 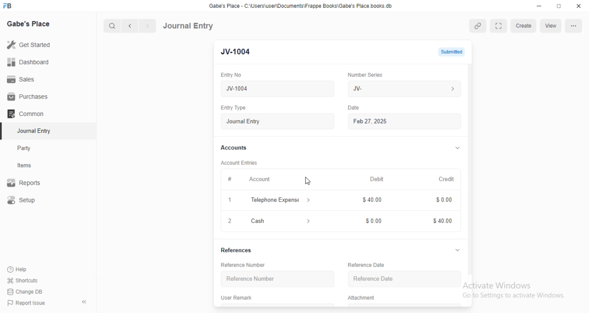 I want to click on Sales, so click(x=23, y=80).